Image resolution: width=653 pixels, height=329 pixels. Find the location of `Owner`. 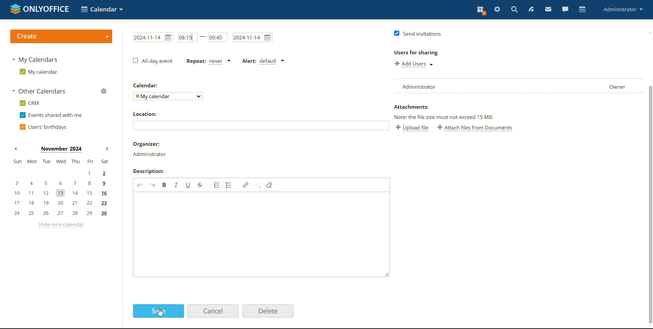

Owner is located at coordinates (618, 85).